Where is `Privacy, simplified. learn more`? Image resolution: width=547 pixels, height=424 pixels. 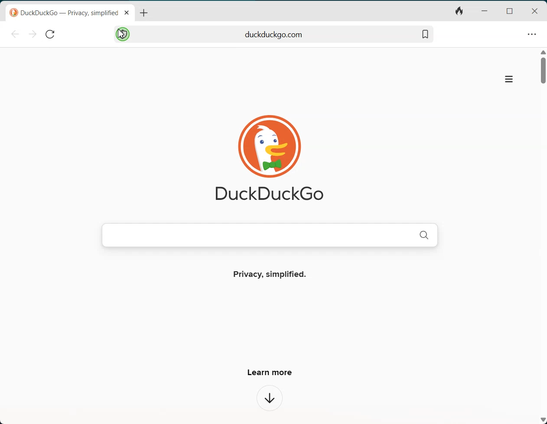
Privacy, simplified. learn more is located at coordinates (270, 321).